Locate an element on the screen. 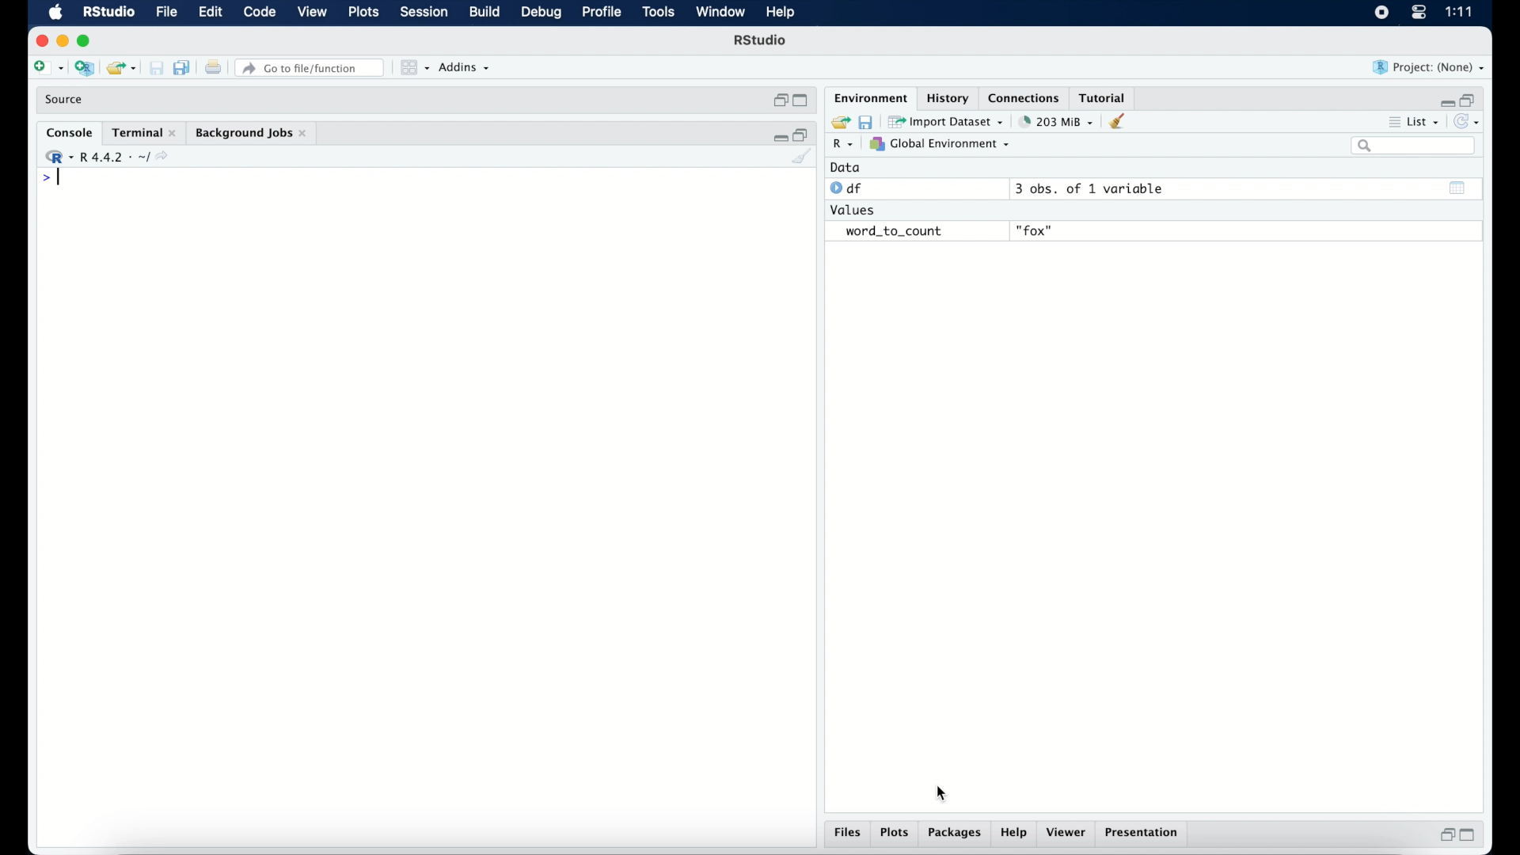  restore down is located at coordinates (802, 134).